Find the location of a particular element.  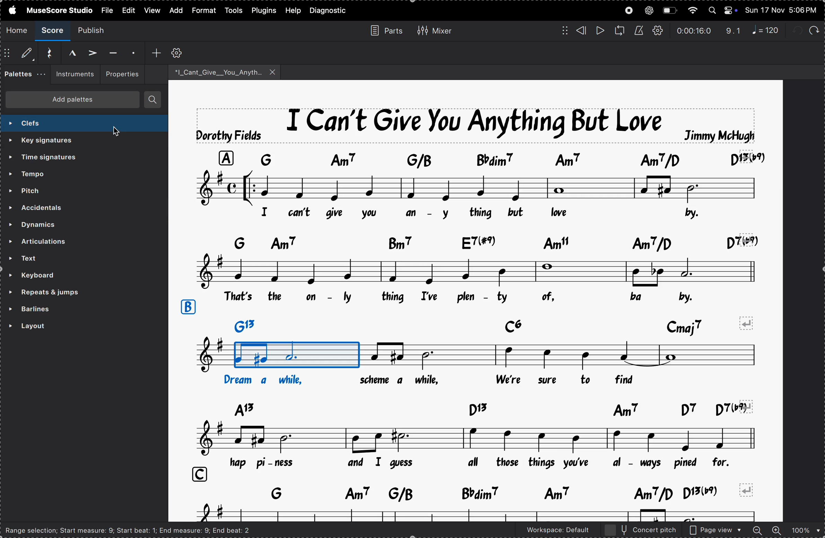

help is located at coordinates (293, 10).